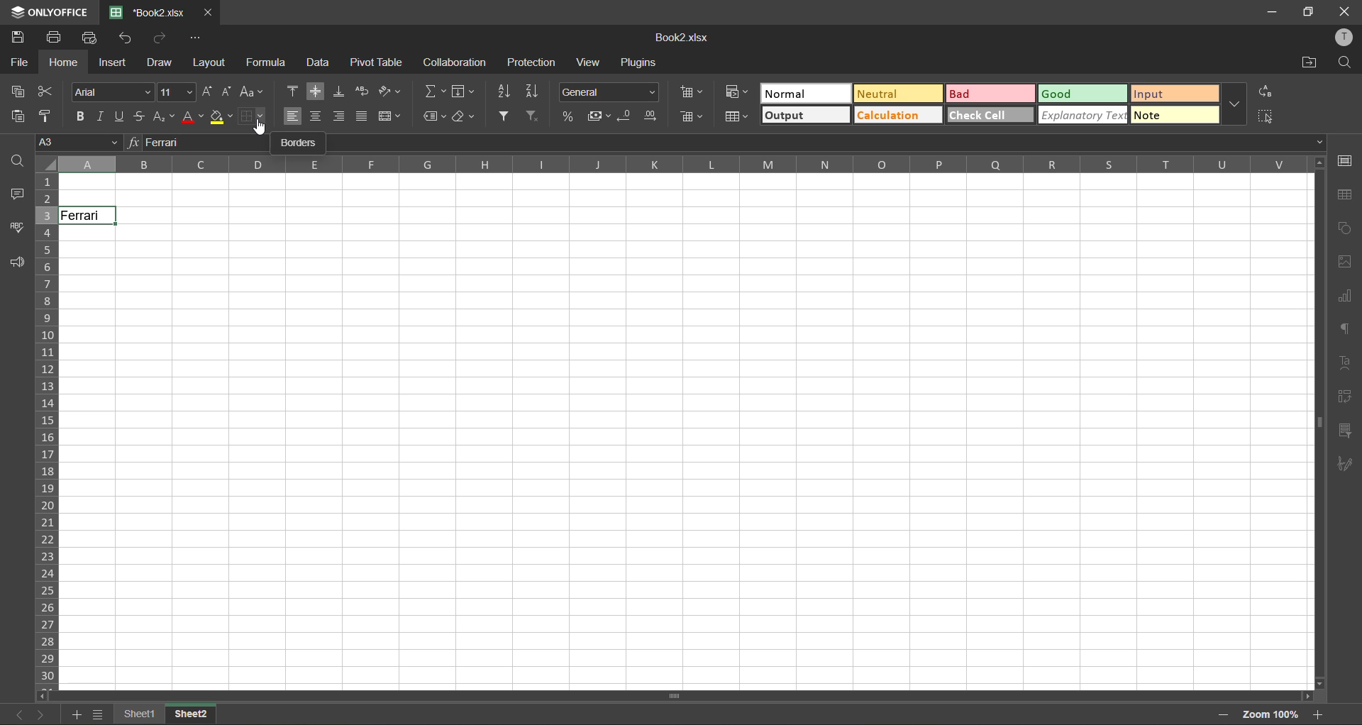  I want to click on find, so click(19, 162).